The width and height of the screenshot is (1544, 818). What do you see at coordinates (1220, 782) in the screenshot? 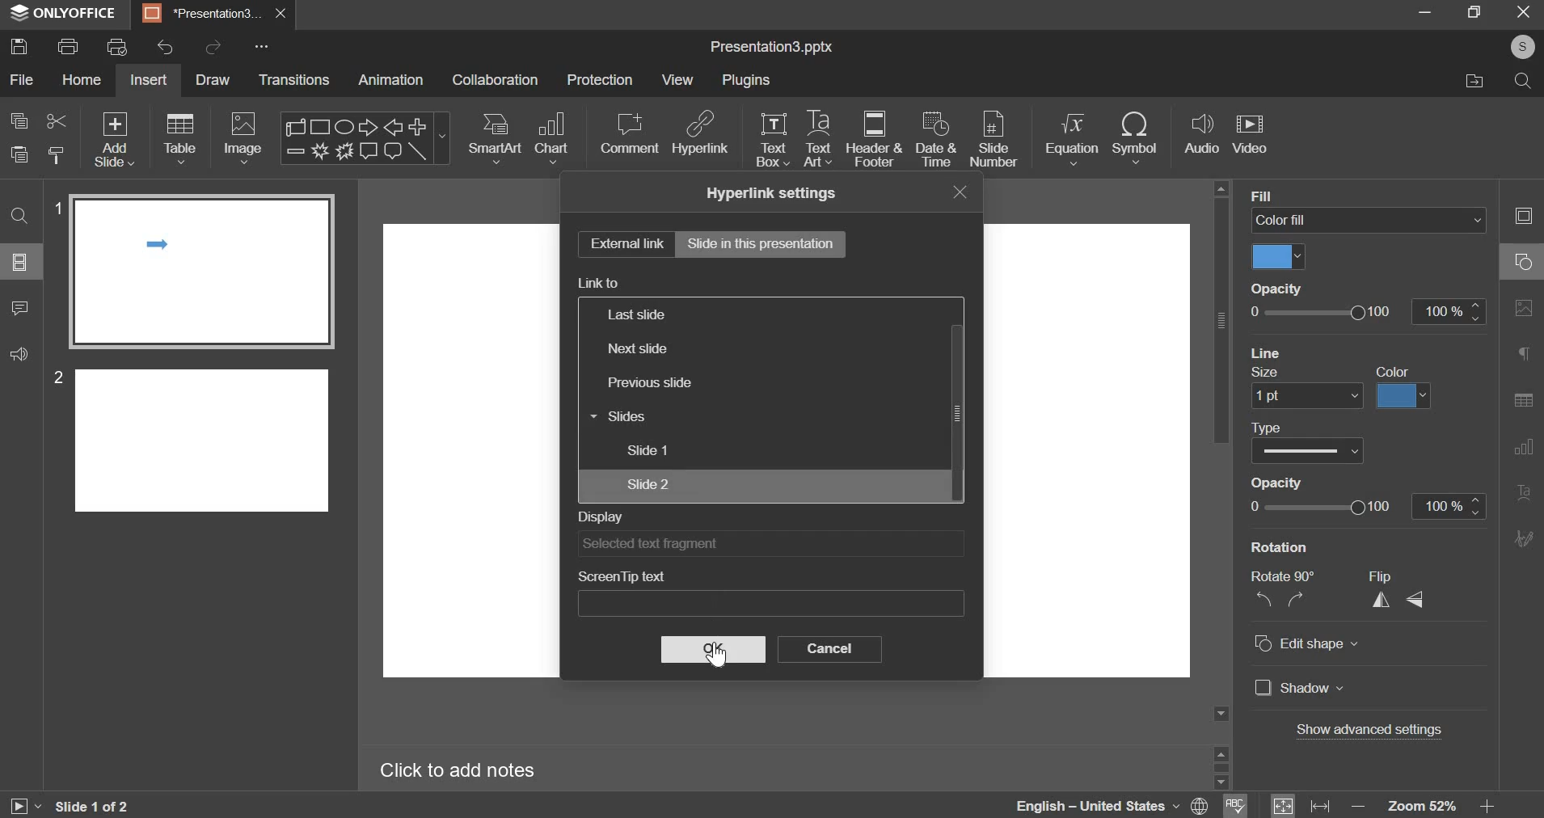
I see `scroll down` at bounding box center [1220, 782].